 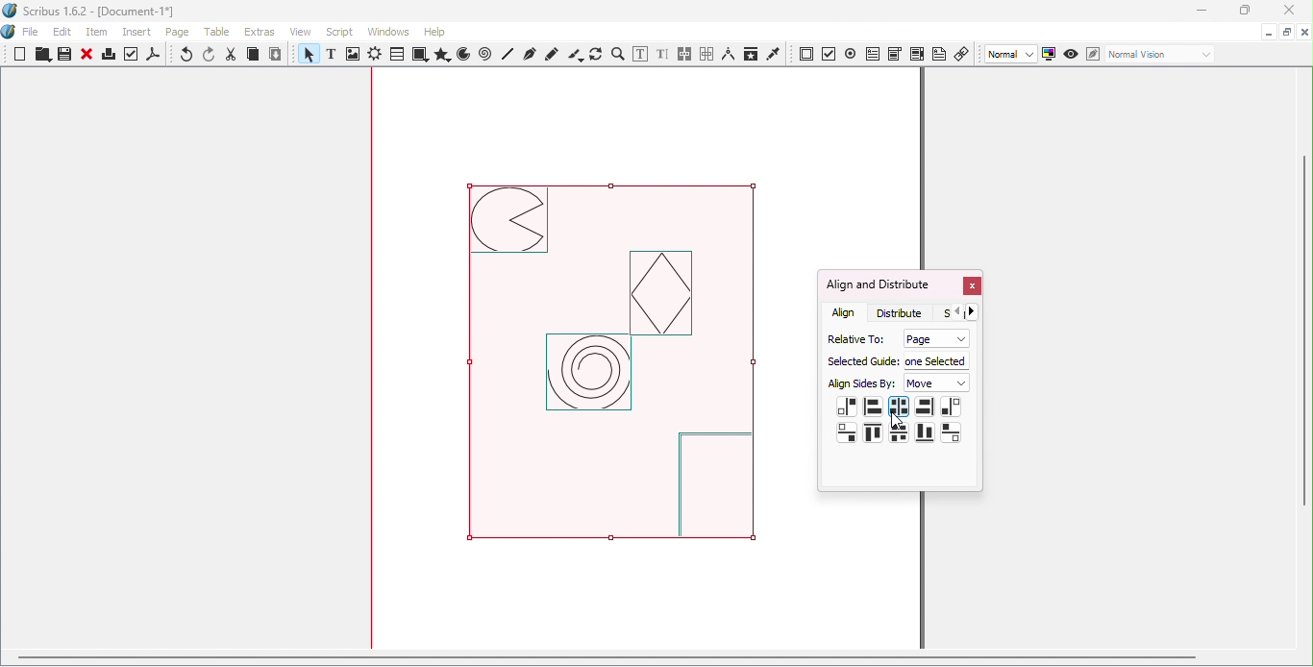 What do you see at coordinates (845, 312) in the screenshot?
I see `Align` at bounding box center [845, 312].